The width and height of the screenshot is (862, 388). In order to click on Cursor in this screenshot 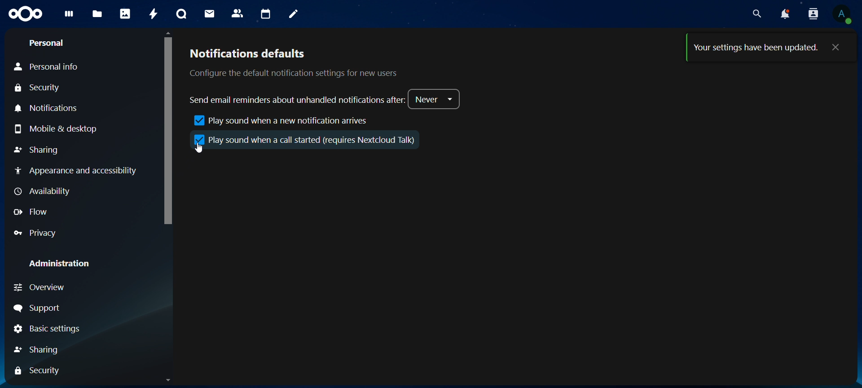, I will do `click(199, 149)`.